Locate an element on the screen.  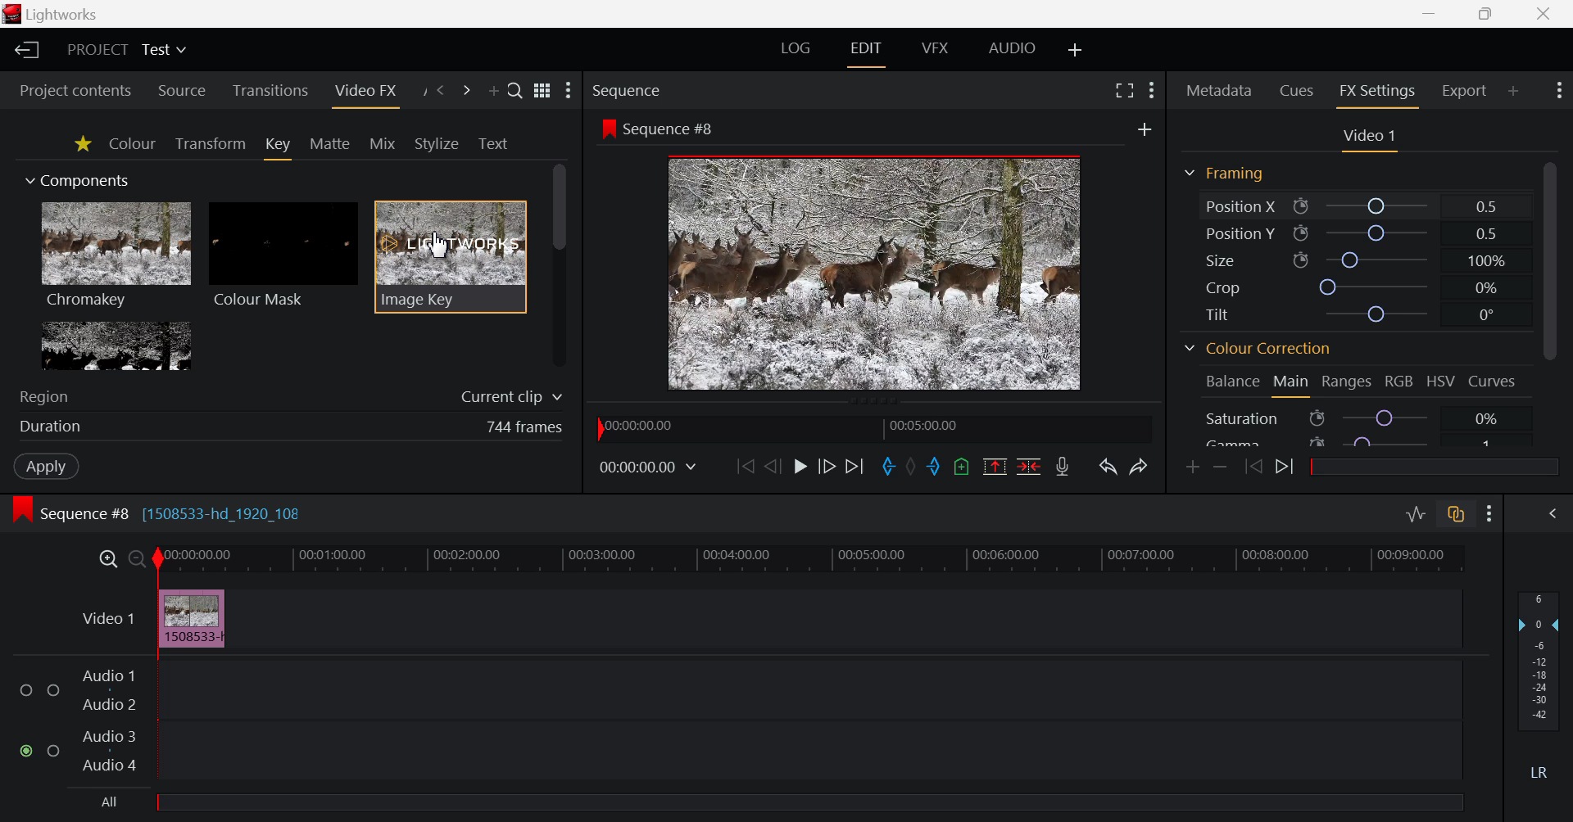
Play is located at coordinates (802, 467).